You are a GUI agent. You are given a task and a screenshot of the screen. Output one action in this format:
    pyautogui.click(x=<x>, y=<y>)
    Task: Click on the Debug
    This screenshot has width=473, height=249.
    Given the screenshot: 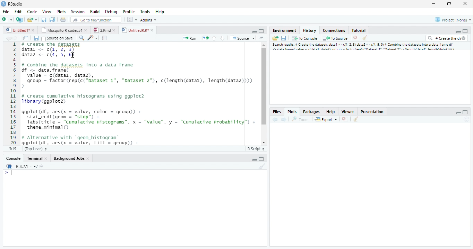 What is the action you would take?
    pyautogui.click(x=121, y=12)
    